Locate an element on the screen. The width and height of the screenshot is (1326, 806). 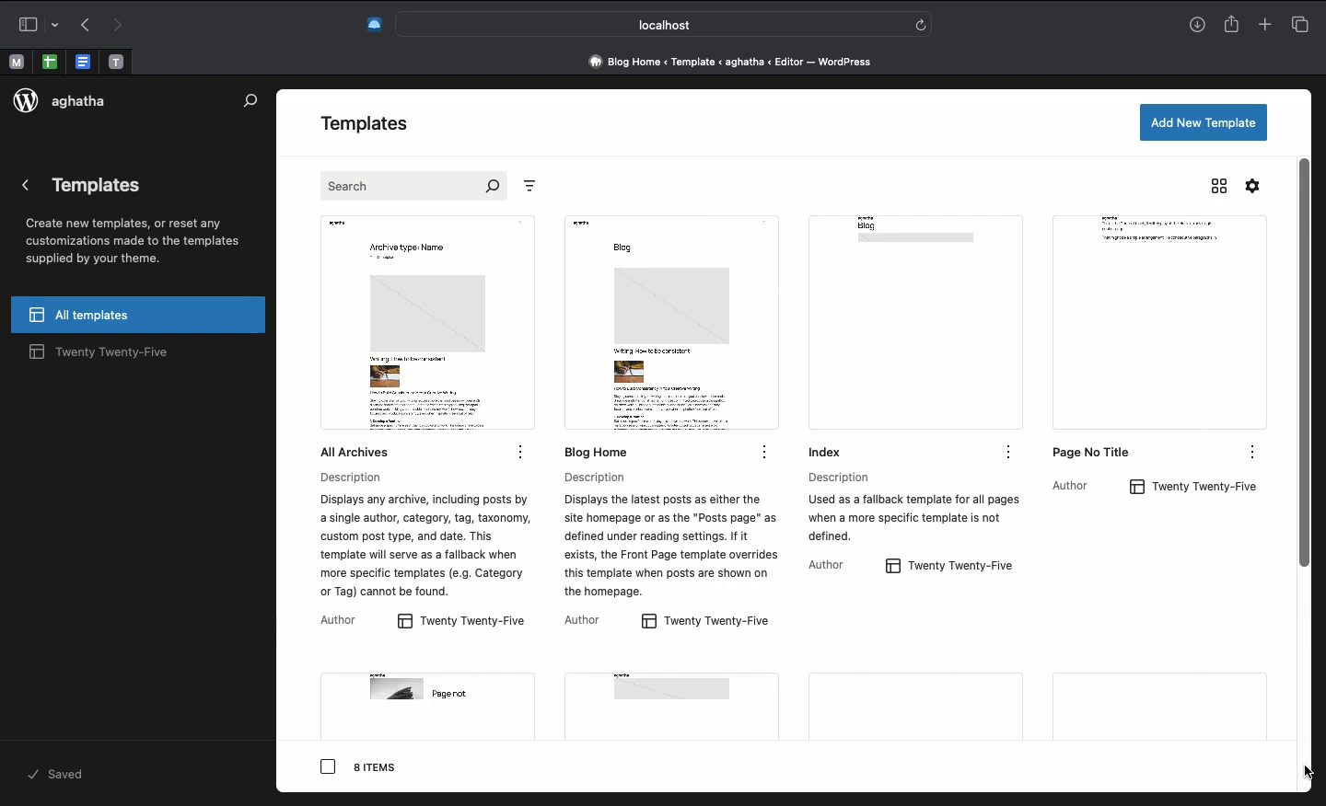
Templates is located at coordinates (133, 229).